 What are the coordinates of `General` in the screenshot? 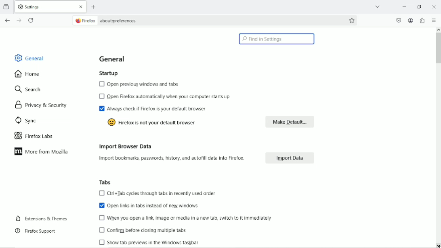 It's located at (29, 57).